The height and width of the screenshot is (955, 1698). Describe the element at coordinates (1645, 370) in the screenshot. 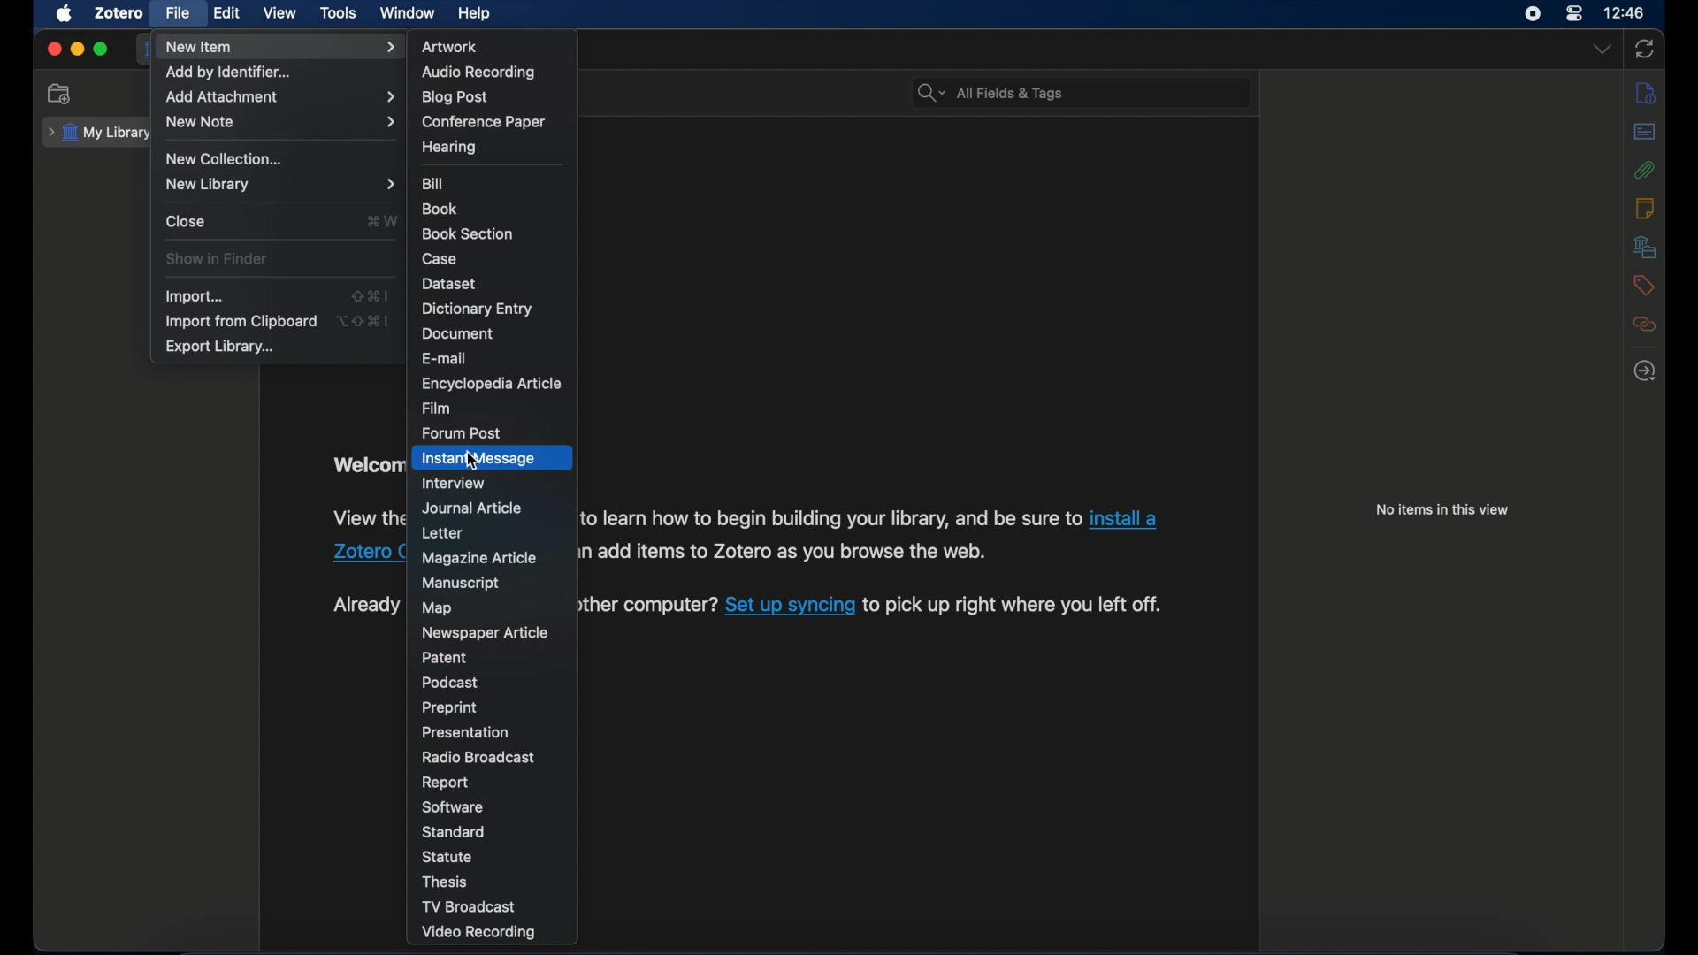

I see `locate` at that location.